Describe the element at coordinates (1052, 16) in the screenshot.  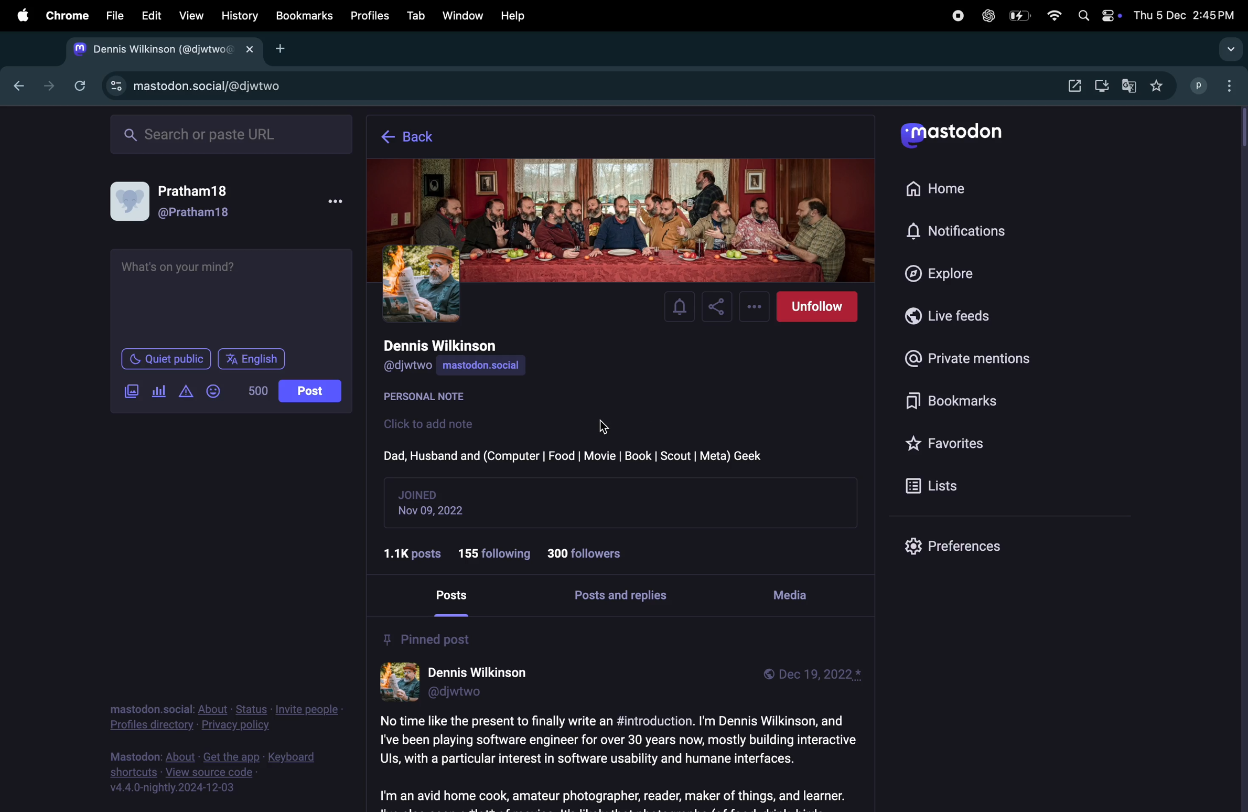
I see `wifi` at that location.